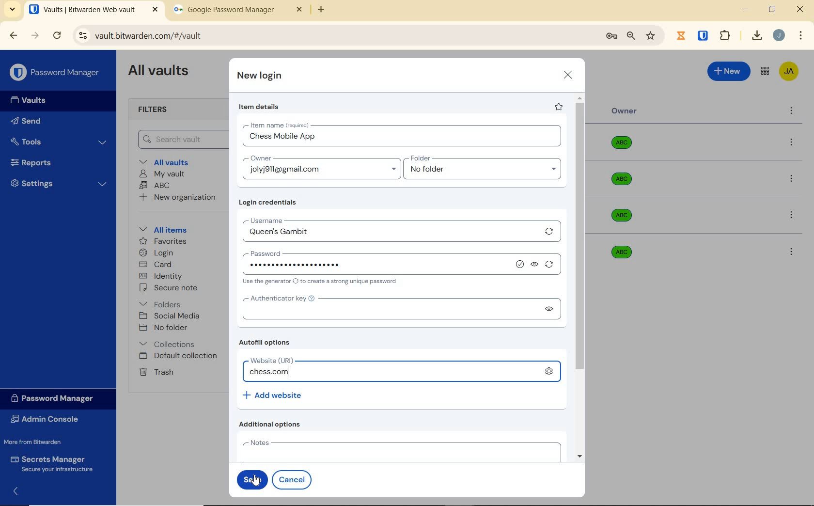 The height and width of the screenshot is (506, 814). Describe the element at coordinates (294, 479) in the screenshot. I see `cancel` at that location.